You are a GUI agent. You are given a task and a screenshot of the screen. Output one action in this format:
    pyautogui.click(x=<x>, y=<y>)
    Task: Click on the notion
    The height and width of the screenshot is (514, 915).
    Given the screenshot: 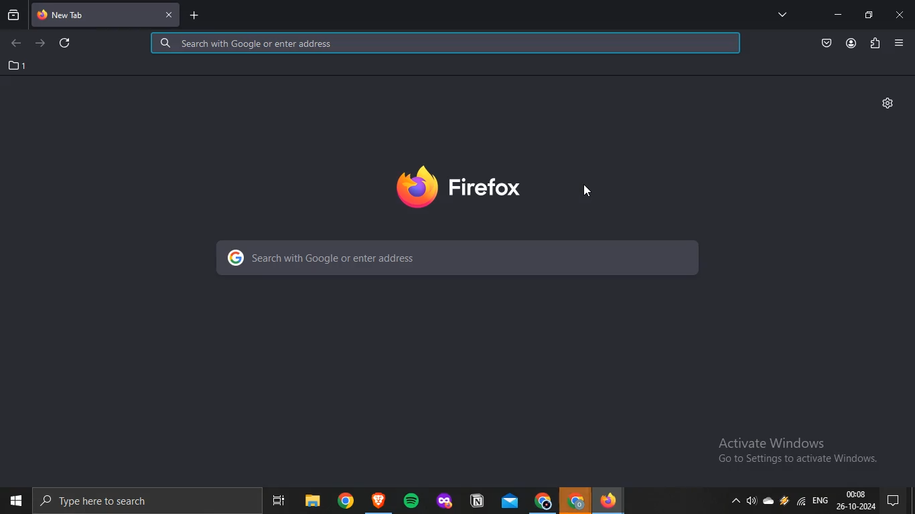 What is the action you would take?
    pyautogui.click(x=475, y=499)
    